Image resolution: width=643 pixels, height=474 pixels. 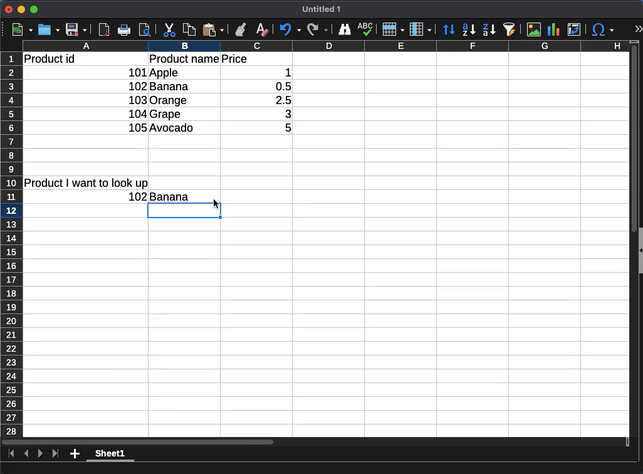 I want to click on 103, so click(x=137, y=100).